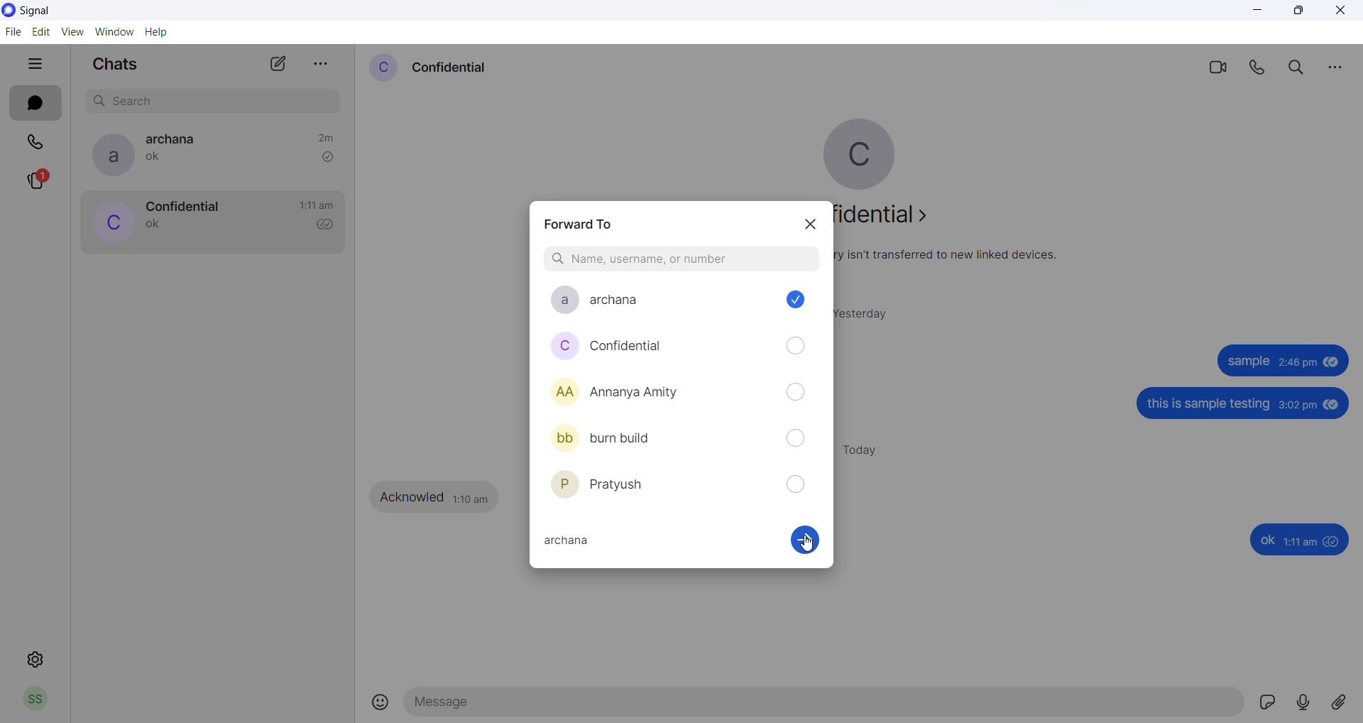 This screenshot has width=1363, height=723. Describe the element at coordinates (117, 31) in the screenshot. I see `window` at that location.